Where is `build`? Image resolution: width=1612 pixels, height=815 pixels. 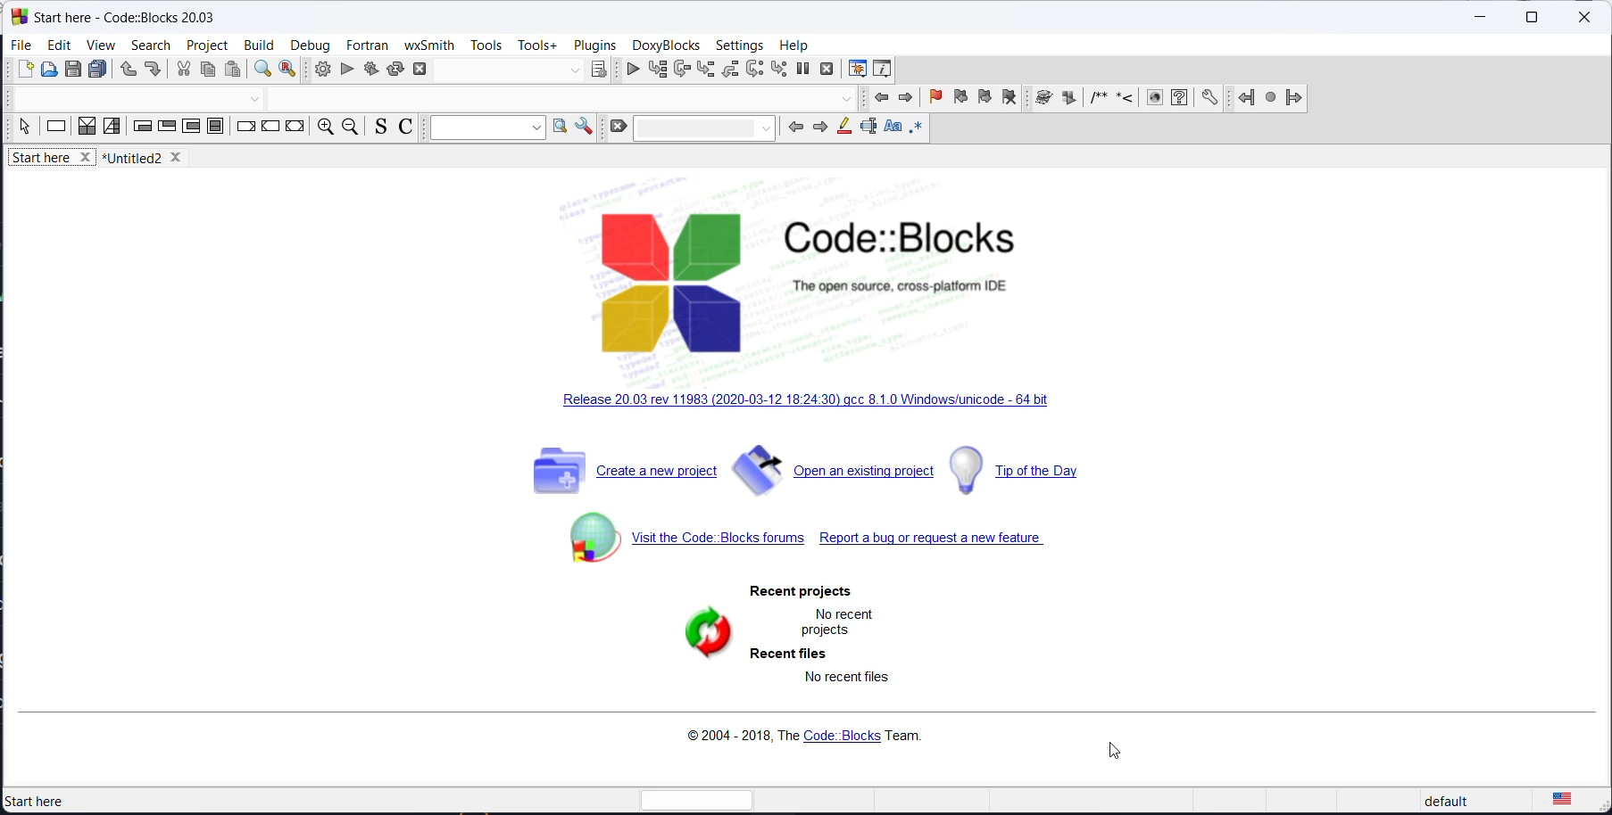 build is located at coordinates (319, 70).